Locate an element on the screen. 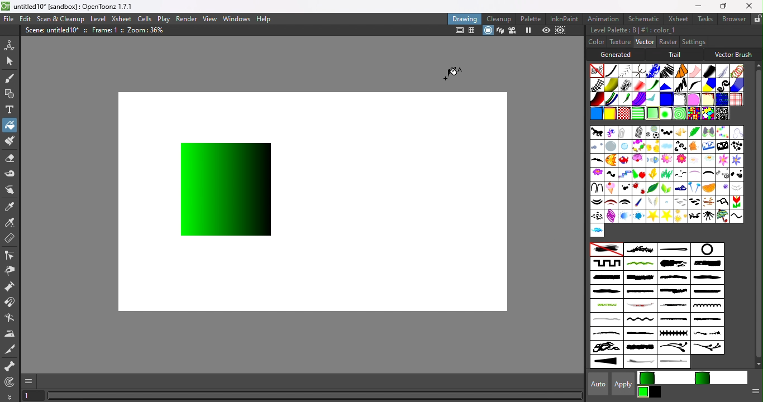 Image resolution: width=763 pixels, height=402 pixels. 3D View is located at coordinates (499, 31).